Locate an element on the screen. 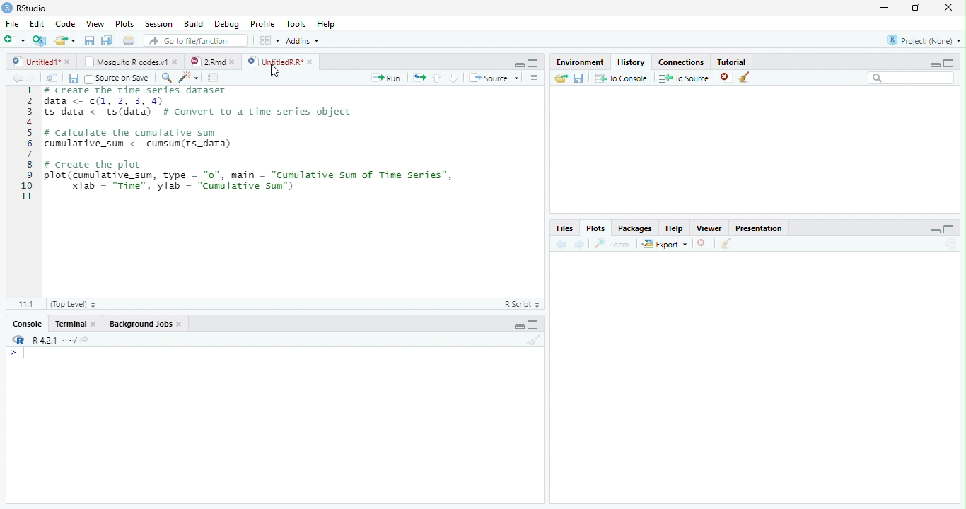 The image size is (966, 509). Delete is located at coordinates (723, 76).